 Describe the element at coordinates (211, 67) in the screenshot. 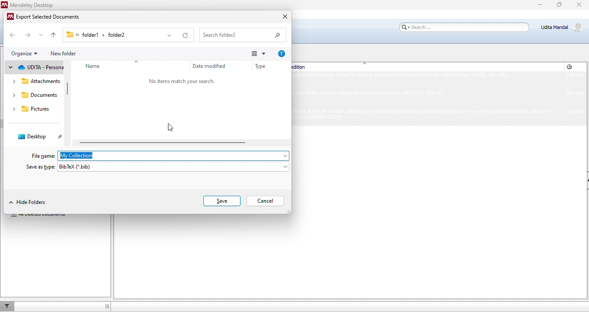

I see `date modified` at that location.